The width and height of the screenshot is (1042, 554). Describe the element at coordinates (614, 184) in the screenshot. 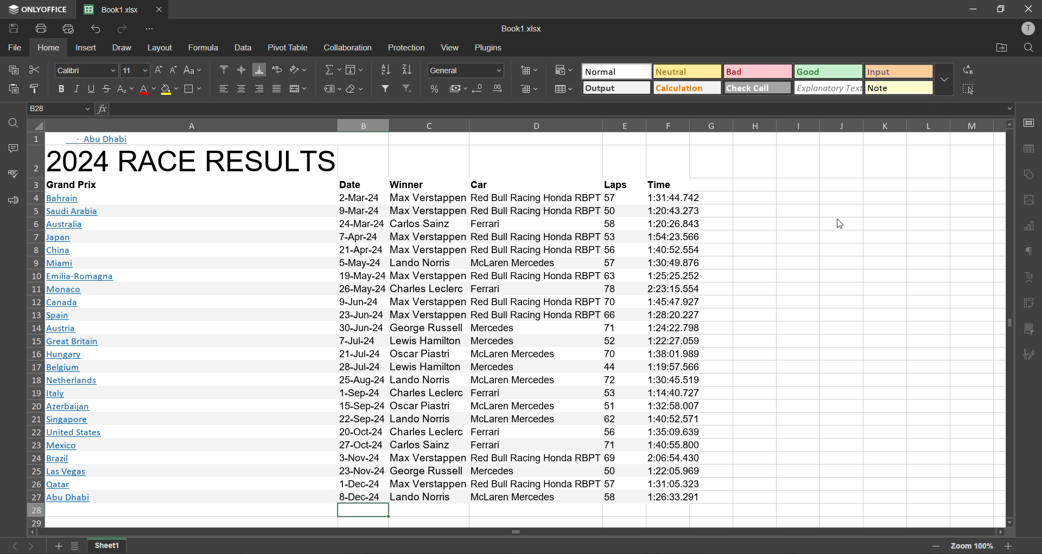

I see `Laps` at that location.